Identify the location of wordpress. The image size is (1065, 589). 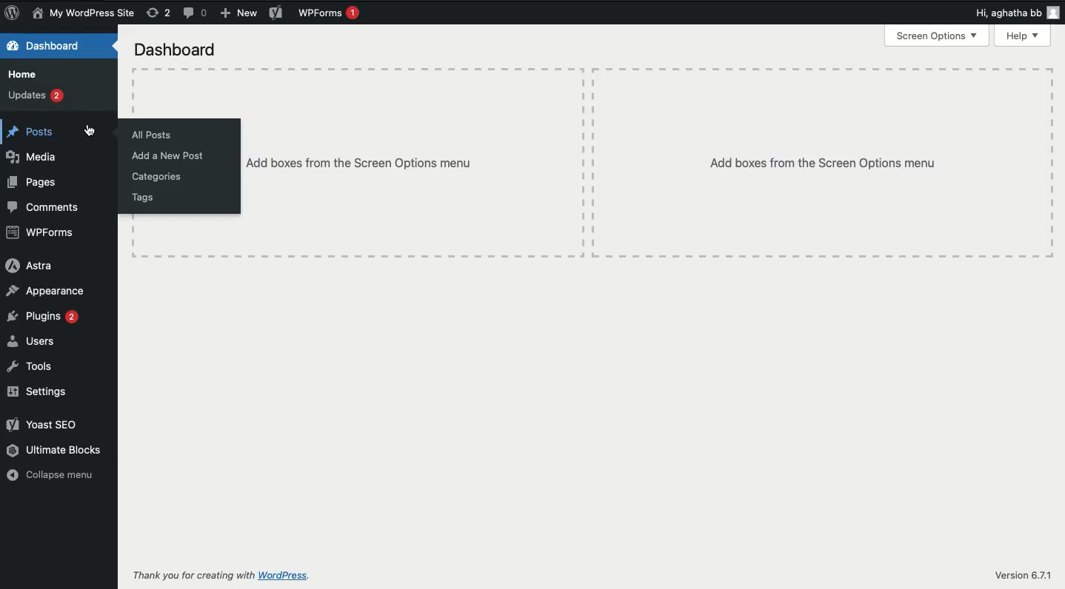
(284, 576).